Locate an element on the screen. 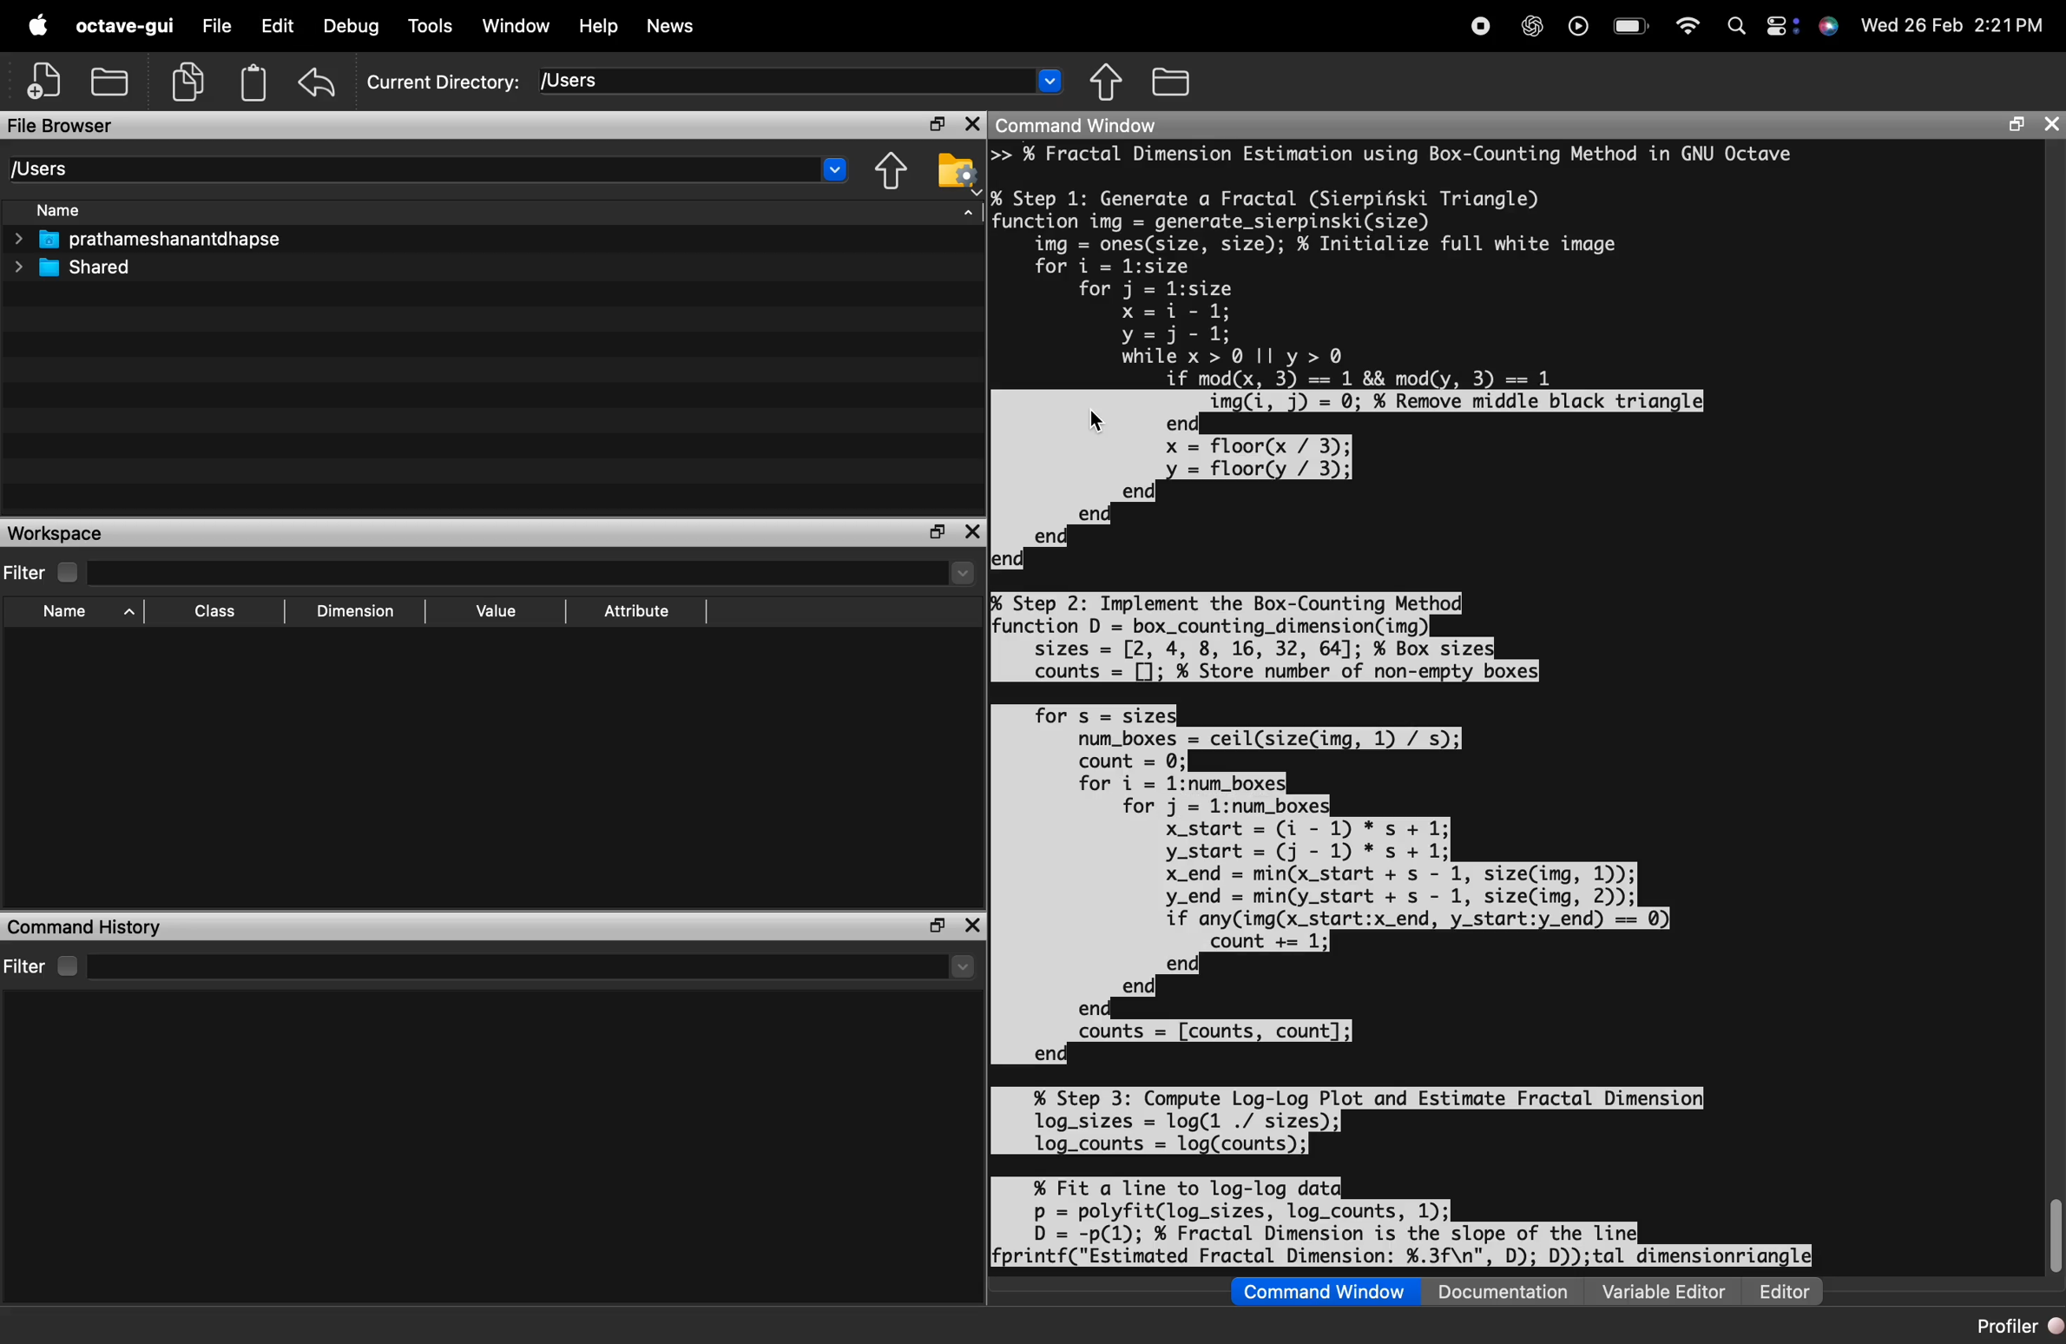 This screenshot has height=1344, width=2066. dropdown is located at coordinates (1054, 79).